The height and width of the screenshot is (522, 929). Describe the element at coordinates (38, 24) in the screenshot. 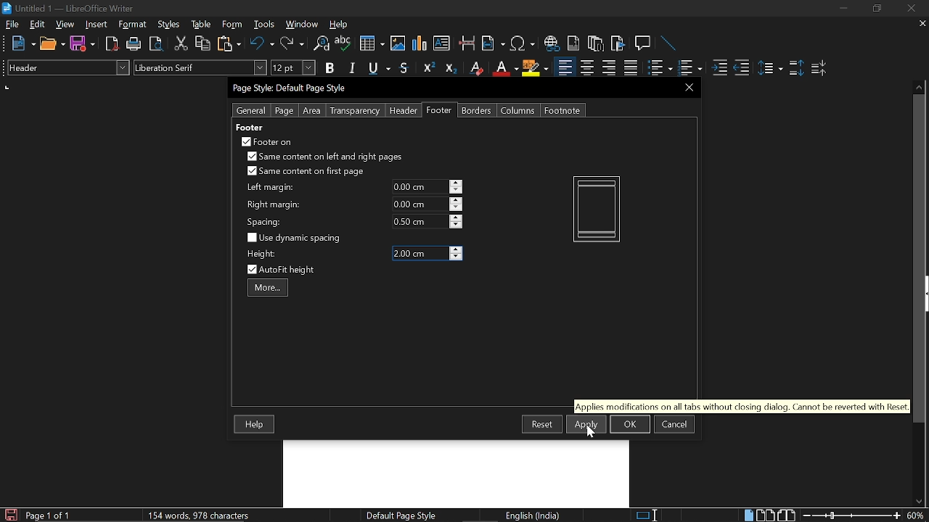

I see `Edit` at that location.